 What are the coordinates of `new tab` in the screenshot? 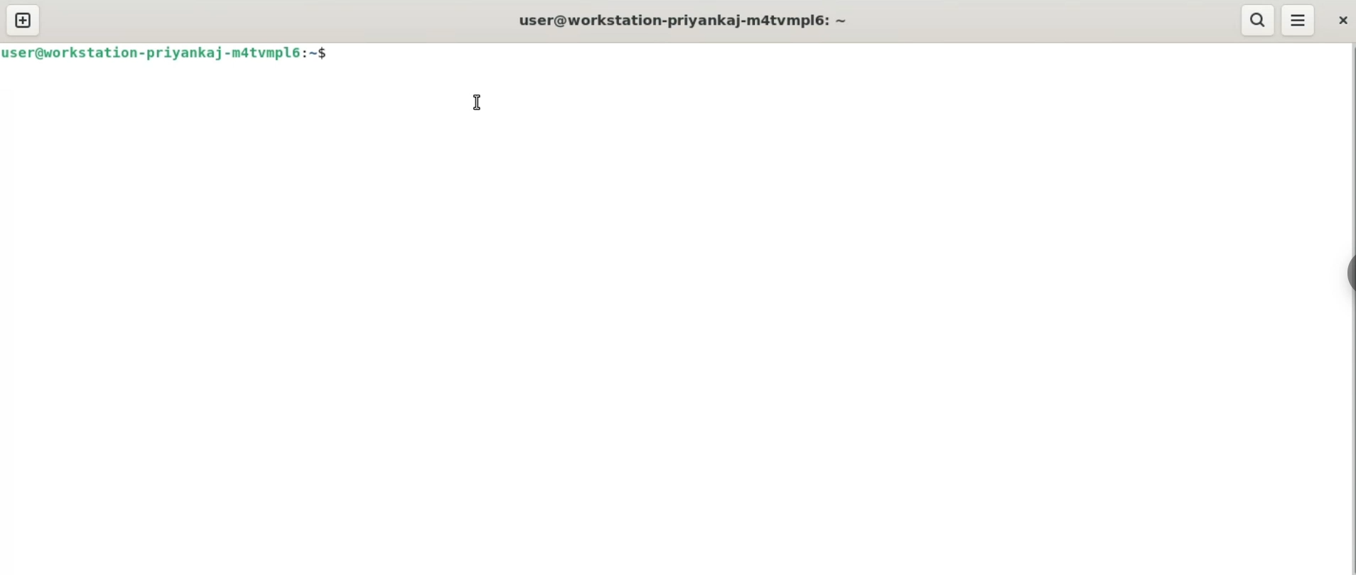 It's located at (25, 19).